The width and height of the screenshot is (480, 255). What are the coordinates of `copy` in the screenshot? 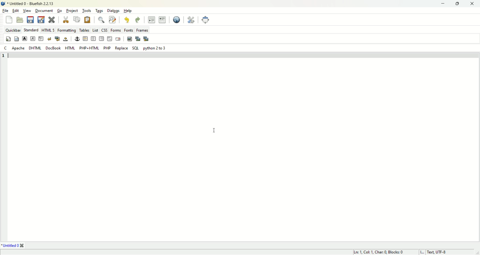 It's located at (77, 19).